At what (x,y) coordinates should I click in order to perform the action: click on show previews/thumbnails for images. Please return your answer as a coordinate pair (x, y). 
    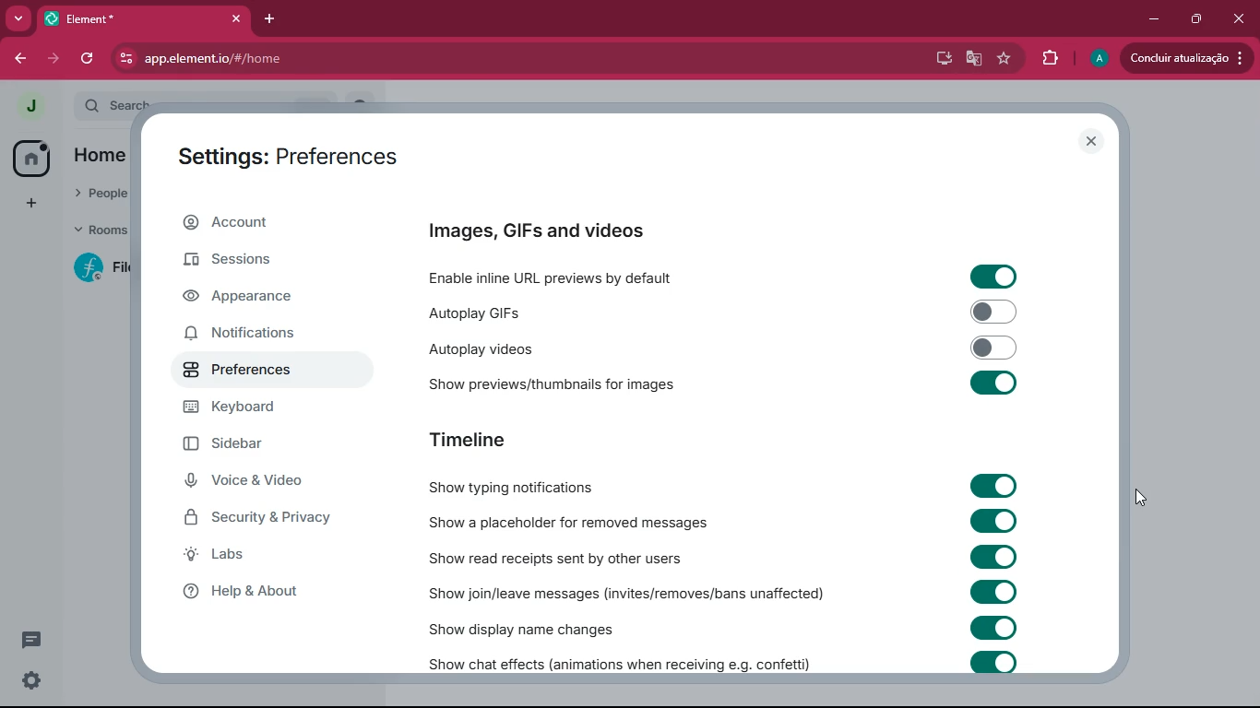
    Looking at the image, I should click on (561, 383).